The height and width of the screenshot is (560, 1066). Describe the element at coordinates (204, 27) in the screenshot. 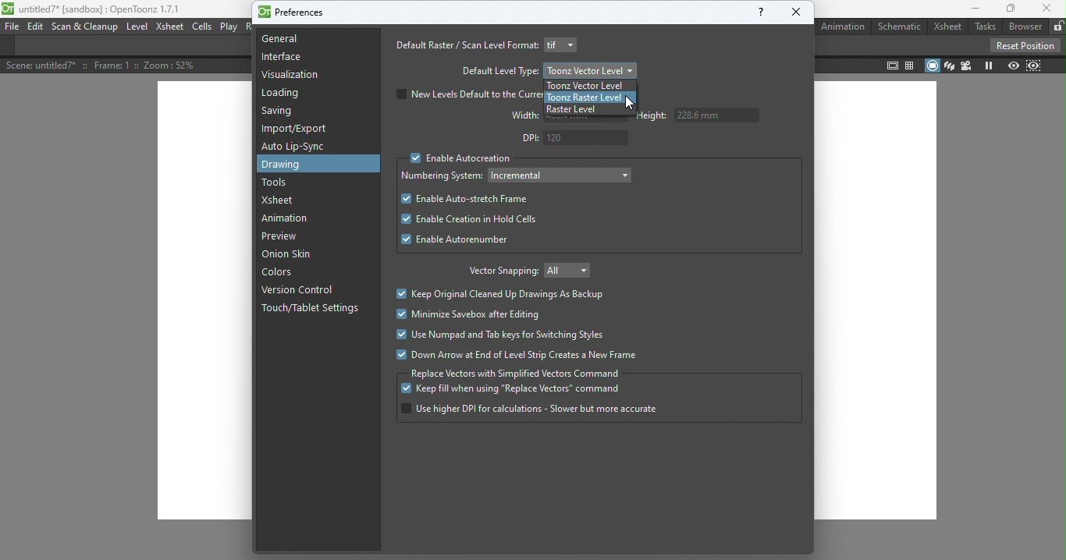

I see `Cells` at that location.